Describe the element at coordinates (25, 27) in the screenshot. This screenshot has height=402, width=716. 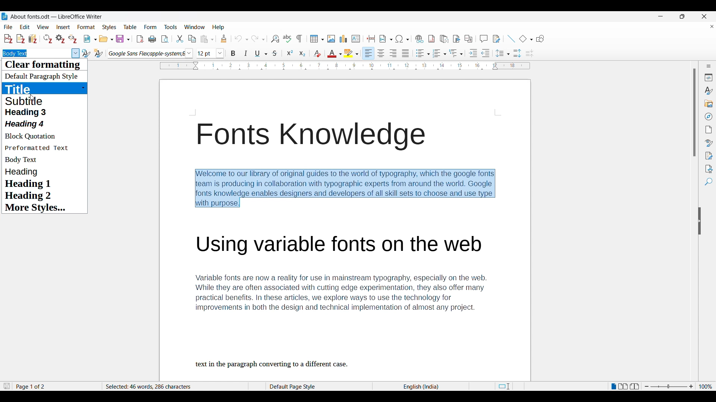
I see `Edit menu` at that location.